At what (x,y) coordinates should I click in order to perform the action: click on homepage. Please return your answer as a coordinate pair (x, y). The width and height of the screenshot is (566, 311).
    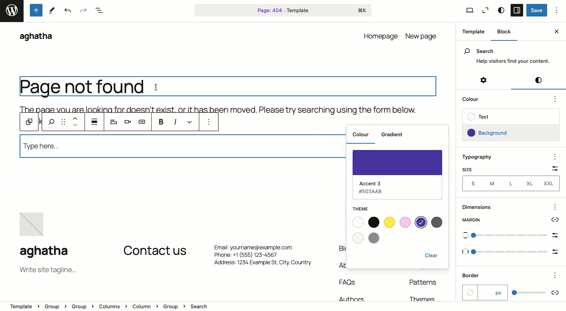
    Looking at the image, I should click on (381, 35).